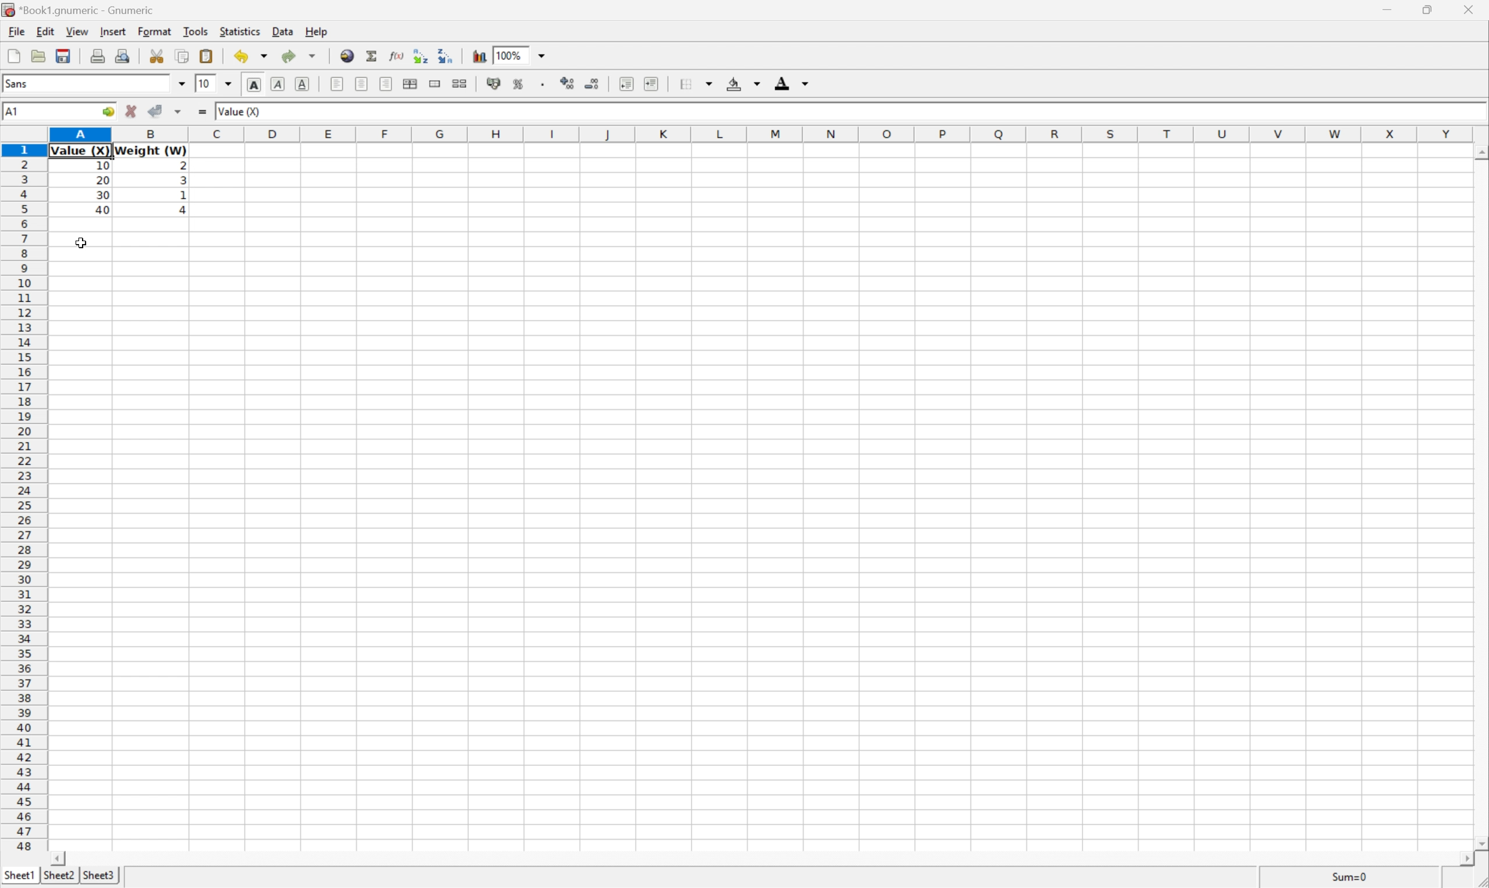 This screenshot has height=888, width=1489. I want to click on Sheet2, so click(60, 876).